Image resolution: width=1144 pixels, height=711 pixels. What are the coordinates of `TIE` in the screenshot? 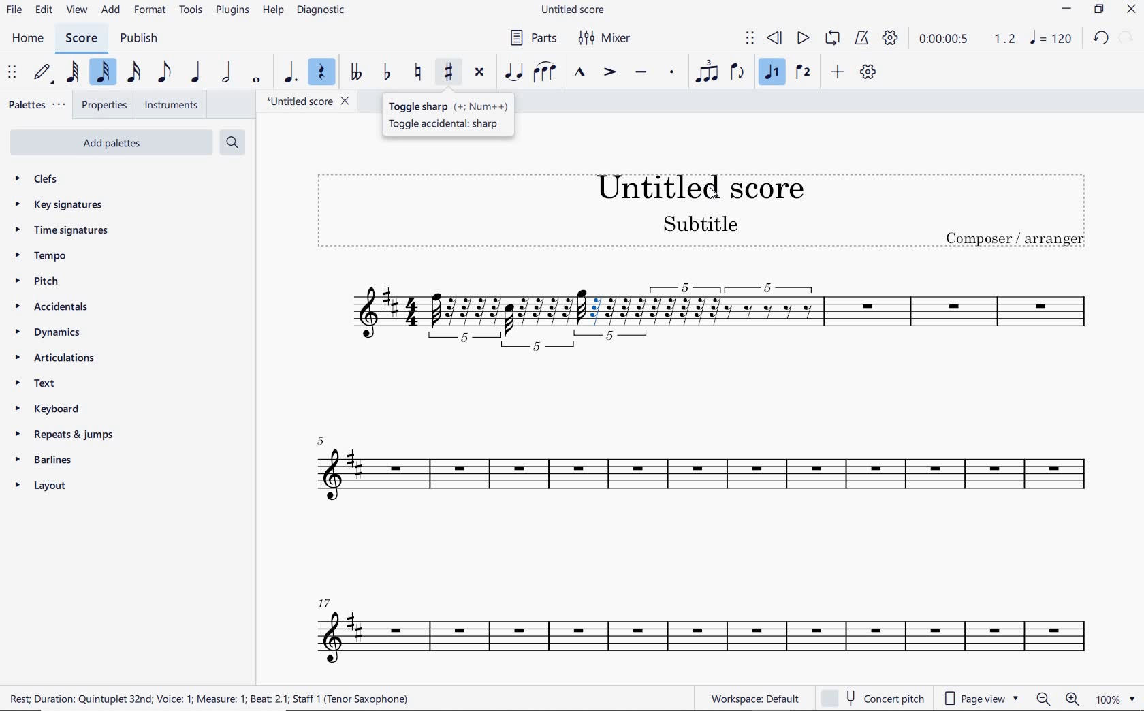 It's located at (513, 72).